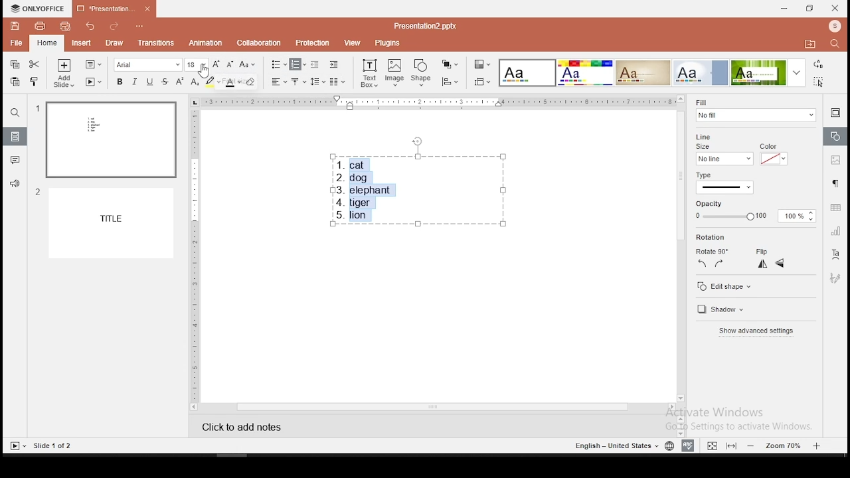 Image resolution: width=850 pixels, height=478 pixels. Describe the element at coordinates (768, 73) in the screenshot. I see `theme ` at that location.